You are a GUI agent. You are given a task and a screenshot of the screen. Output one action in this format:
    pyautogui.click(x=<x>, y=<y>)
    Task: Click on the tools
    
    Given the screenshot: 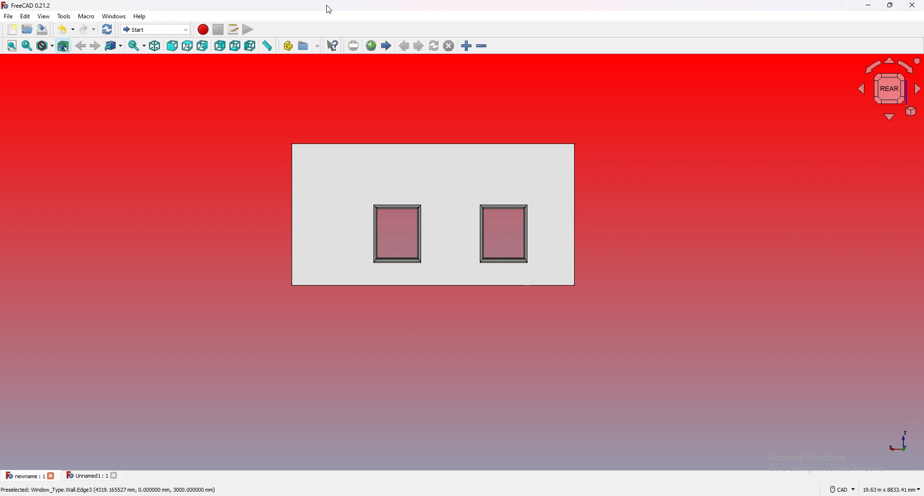 What is the action you would take?
    pyautogui.click(x=64, y=16)
    